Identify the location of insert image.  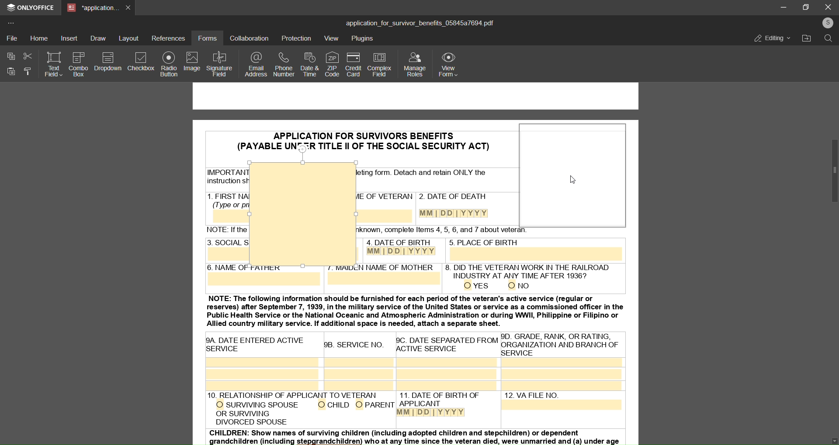
(222, 78).